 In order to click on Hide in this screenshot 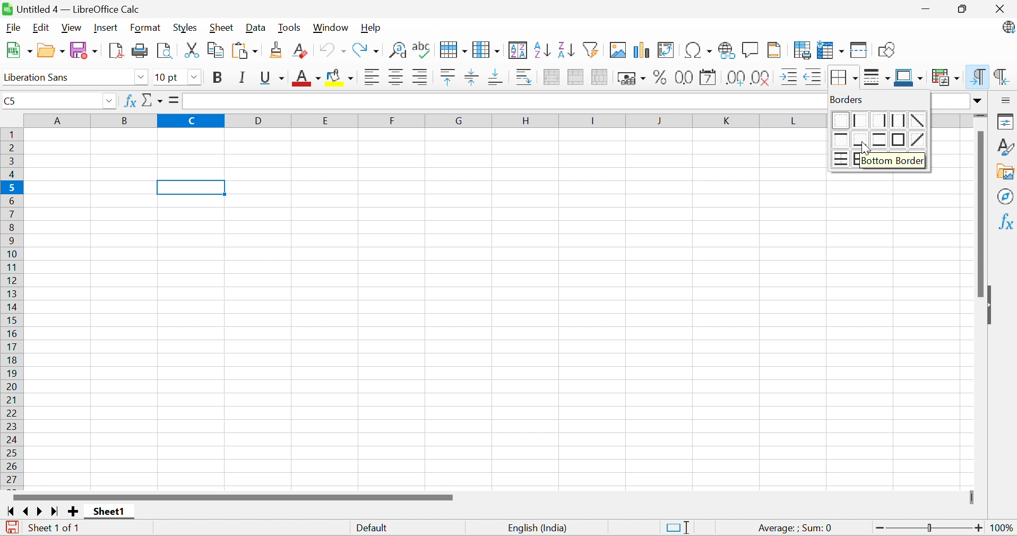, I will do `click(990, 307)`.